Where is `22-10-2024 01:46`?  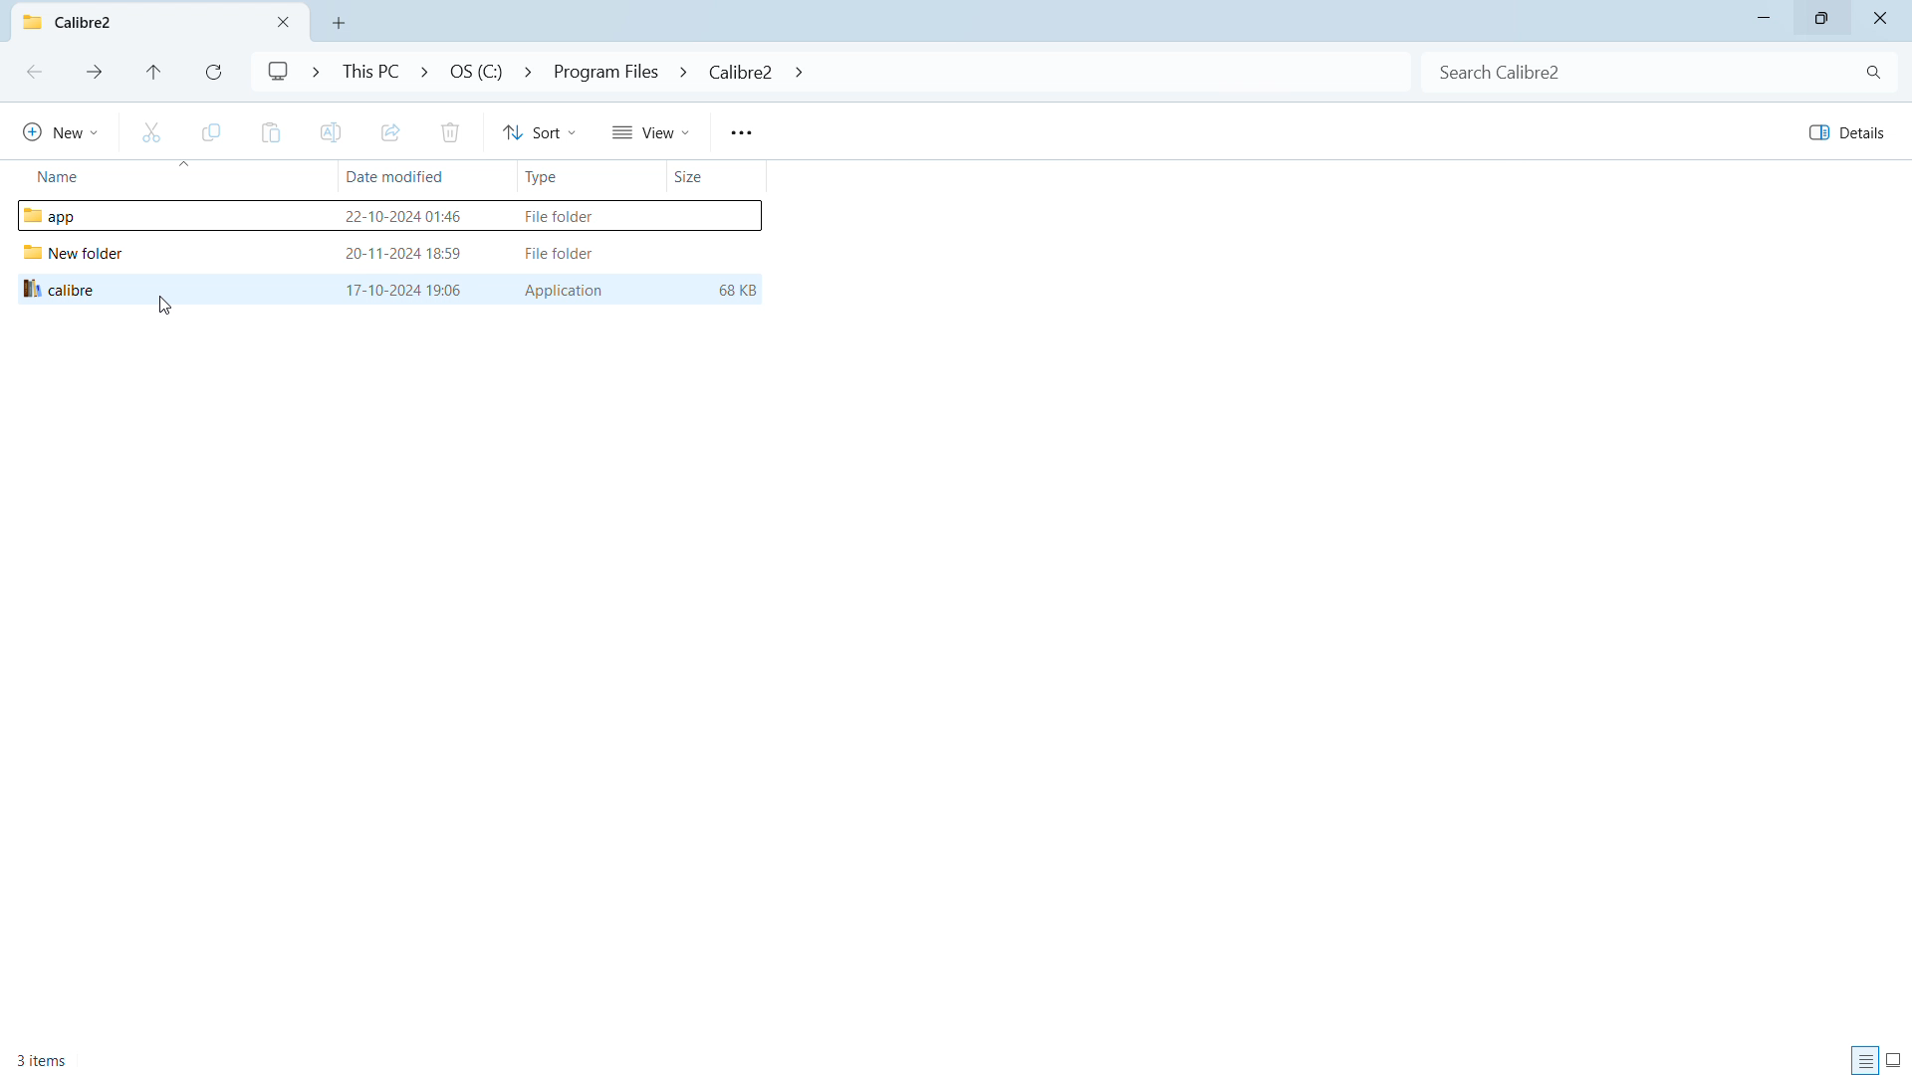 22-10-2024 01:46 is located at coordinates (405, 218).